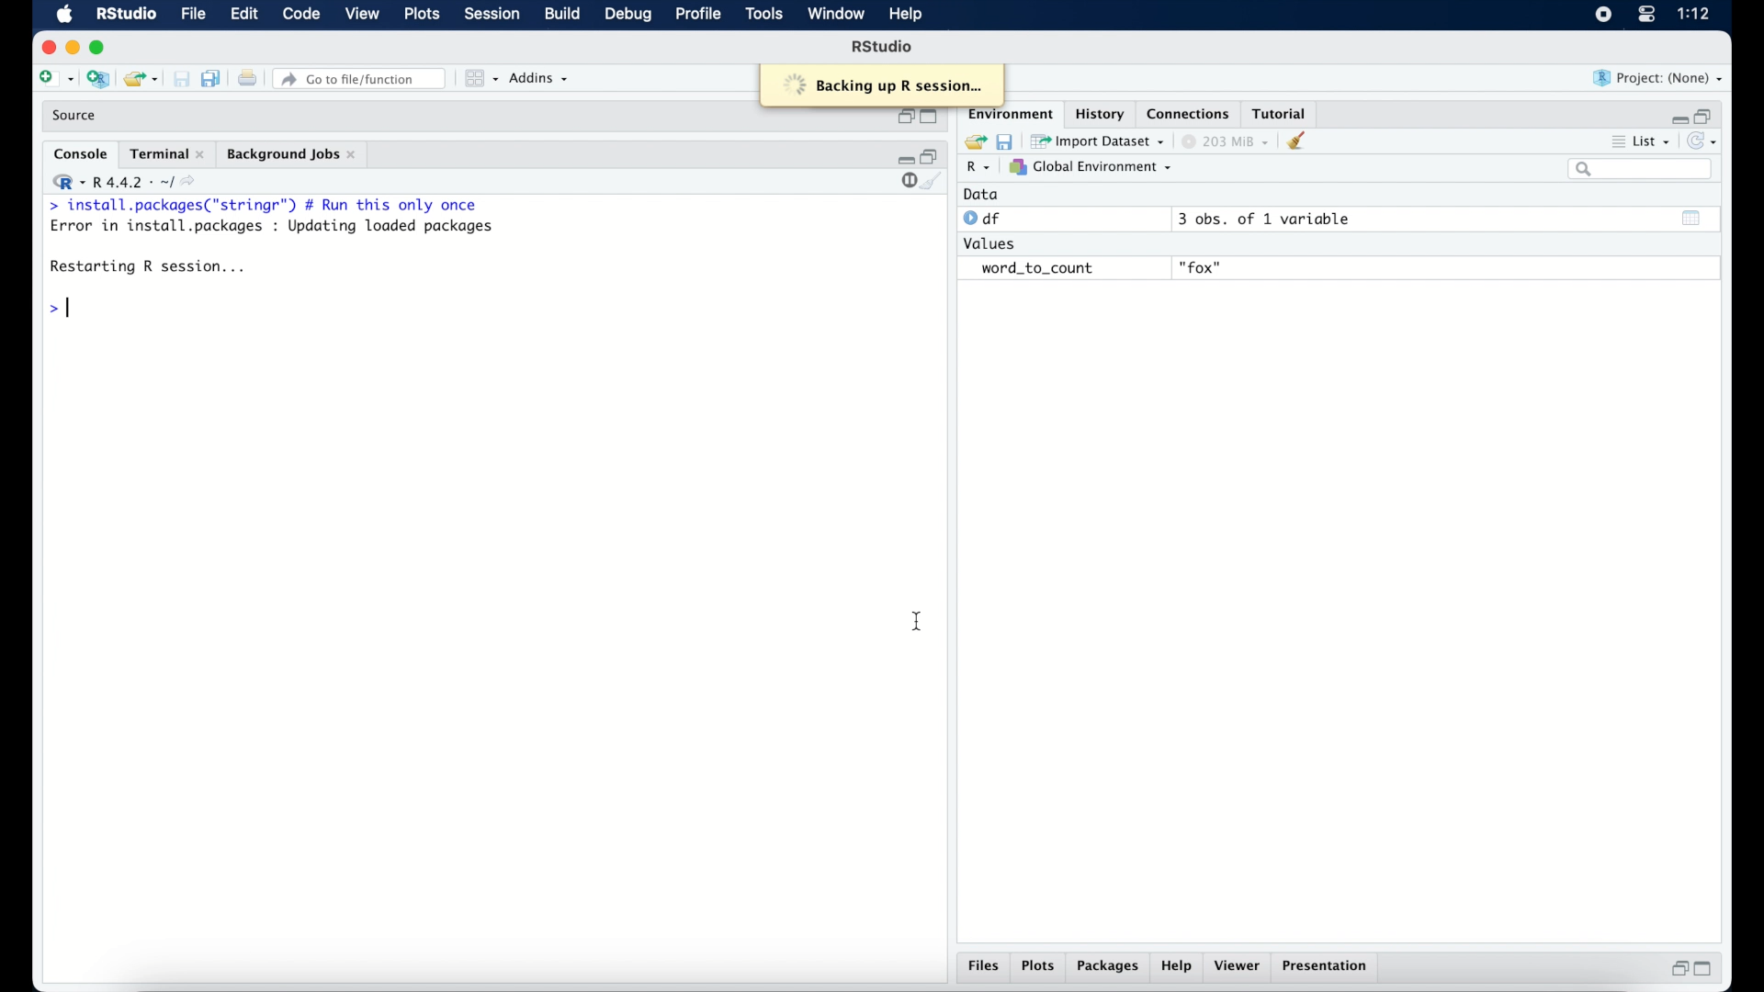 This screenshot has width=1764, height=992. Describe the element at coordinates (1035, 269) in the screenshot. I see `word_to_count` at that location.